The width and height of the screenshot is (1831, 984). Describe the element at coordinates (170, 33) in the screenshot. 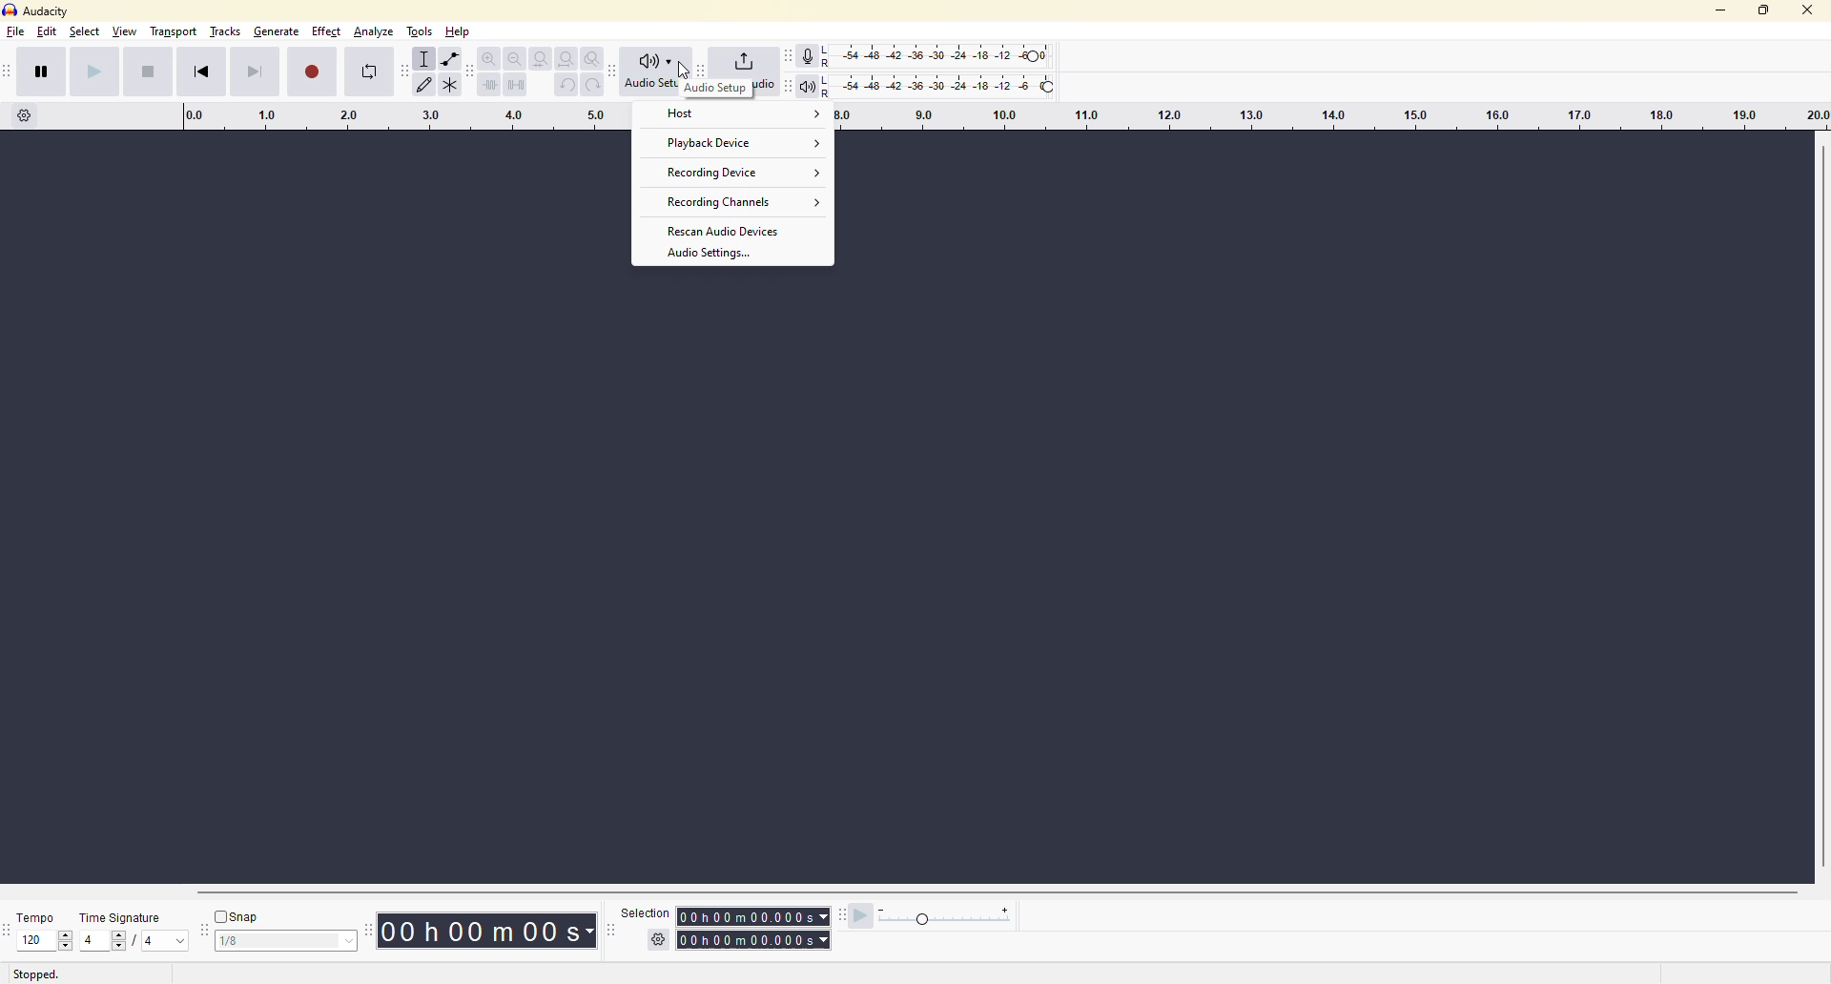

I see `transport` at that location.